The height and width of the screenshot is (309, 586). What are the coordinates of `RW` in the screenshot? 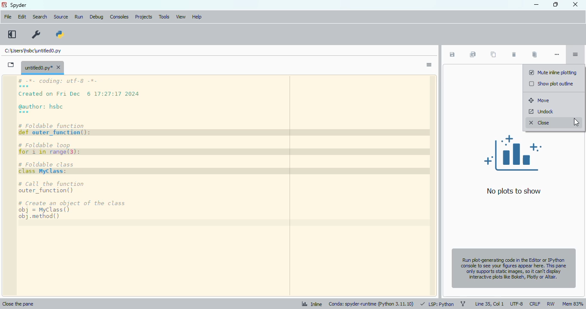 It's located at (551, 303).